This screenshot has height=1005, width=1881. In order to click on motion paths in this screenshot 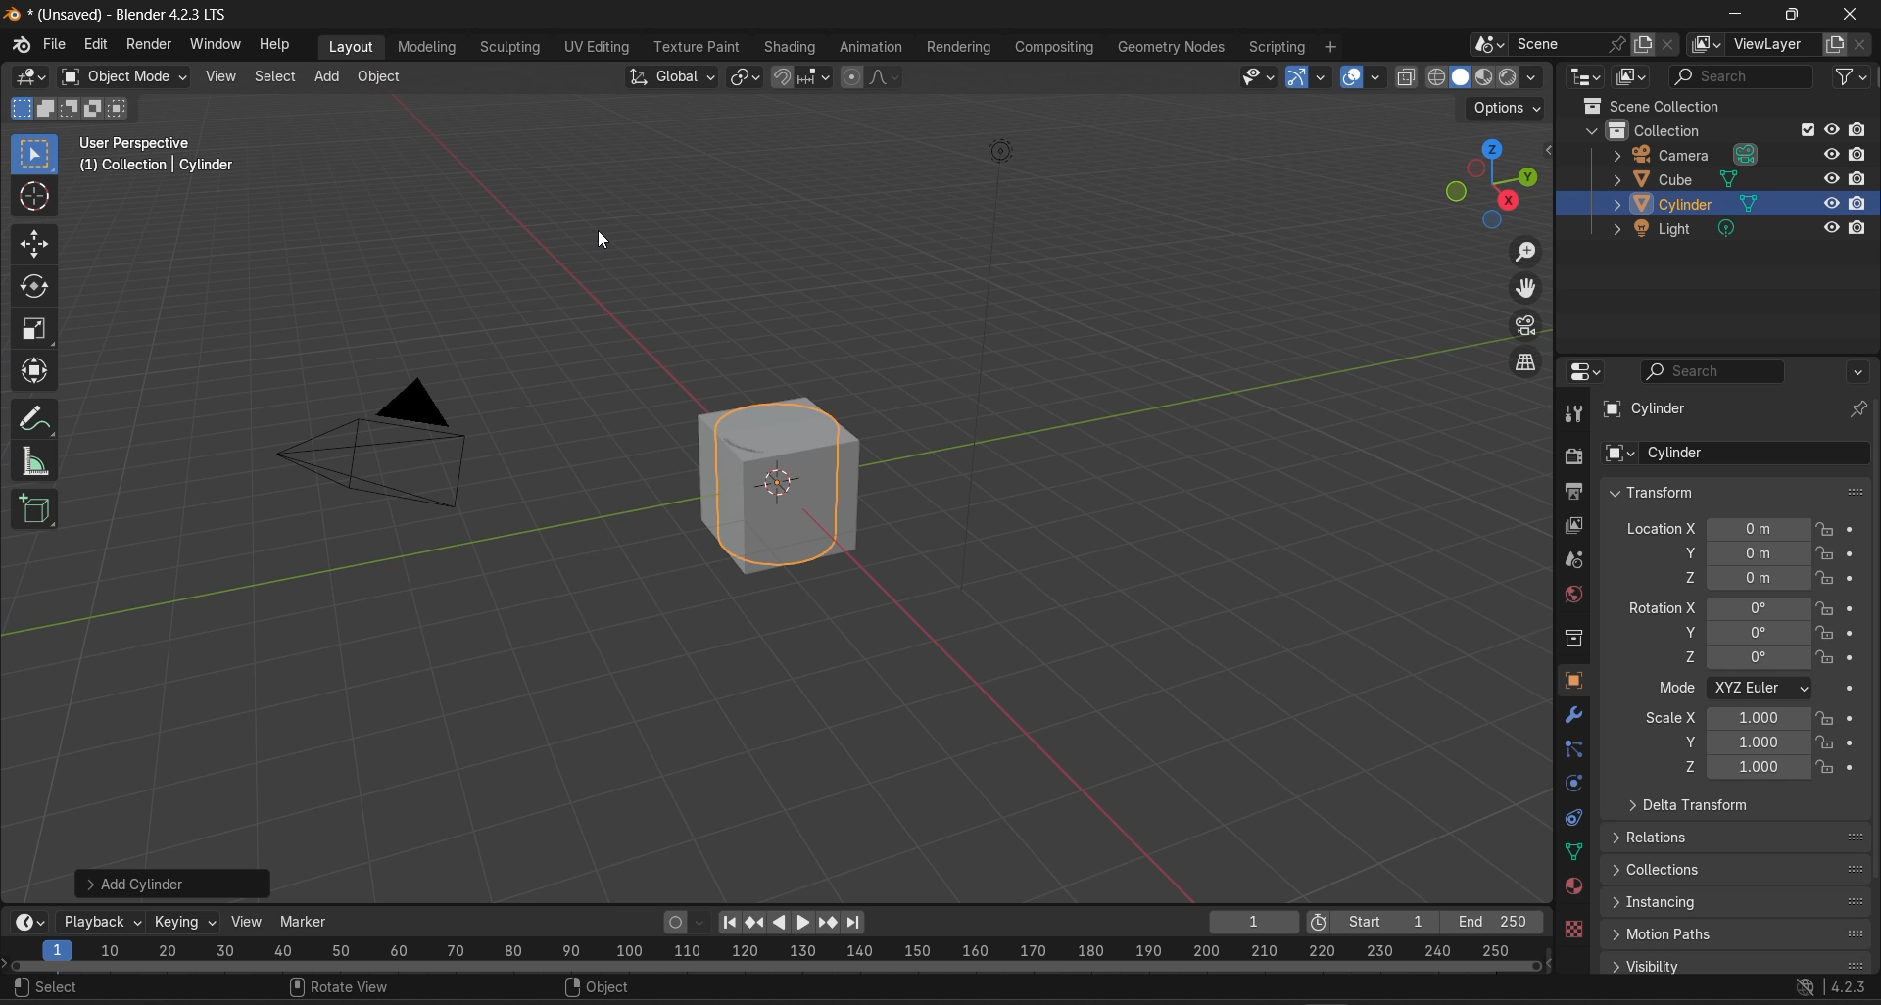, I will do `click(1739, 934)`.